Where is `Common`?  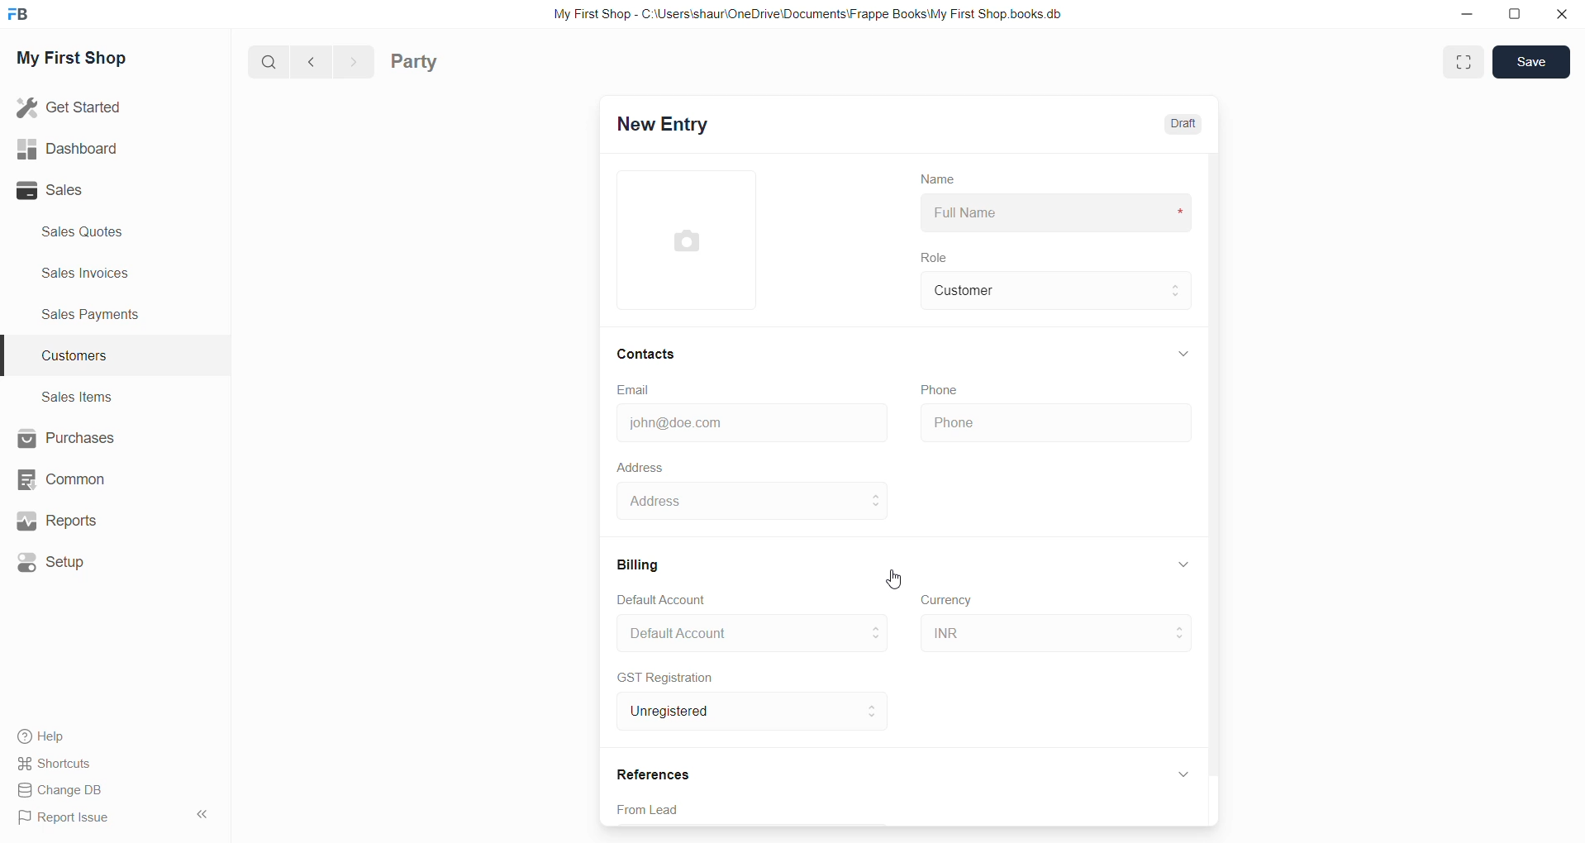 Common is located at coordinates (64, 480).